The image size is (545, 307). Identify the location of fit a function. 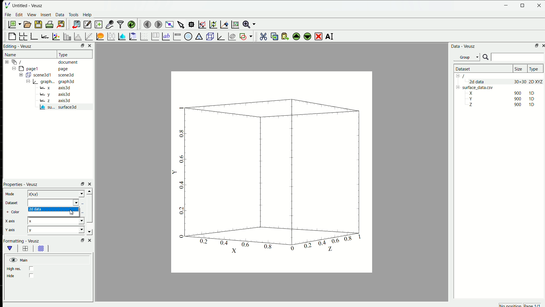
(89, 36).